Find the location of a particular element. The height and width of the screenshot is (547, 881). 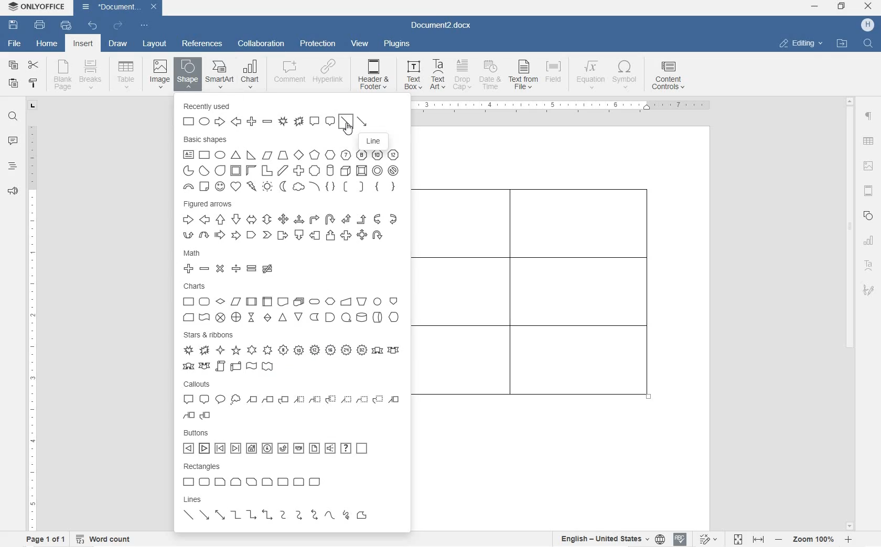

FIELD is located at coordinates (556, 76).